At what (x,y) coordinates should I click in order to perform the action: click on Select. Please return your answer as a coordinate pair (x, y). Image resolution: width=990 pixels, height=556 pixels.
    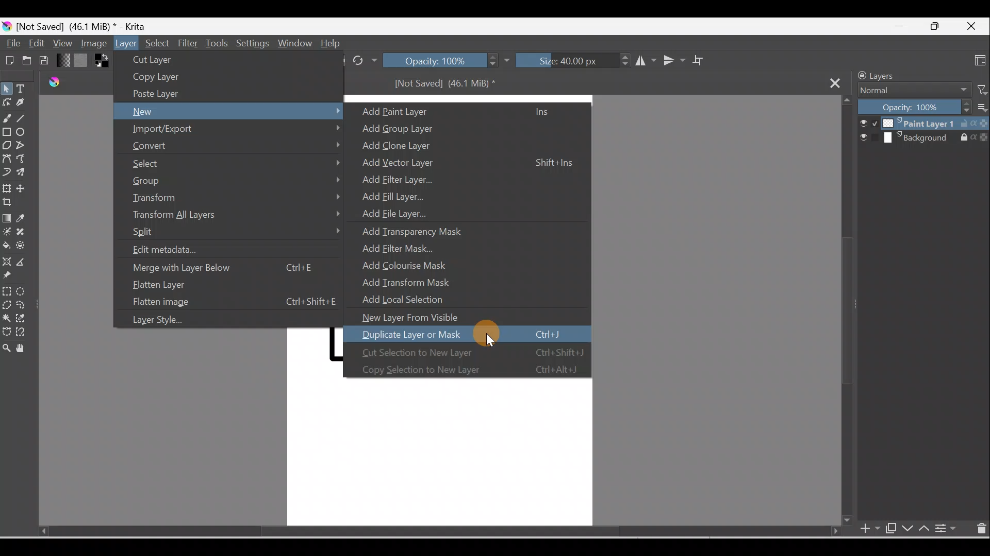
    Looking at the image, I should click on (157, 42).